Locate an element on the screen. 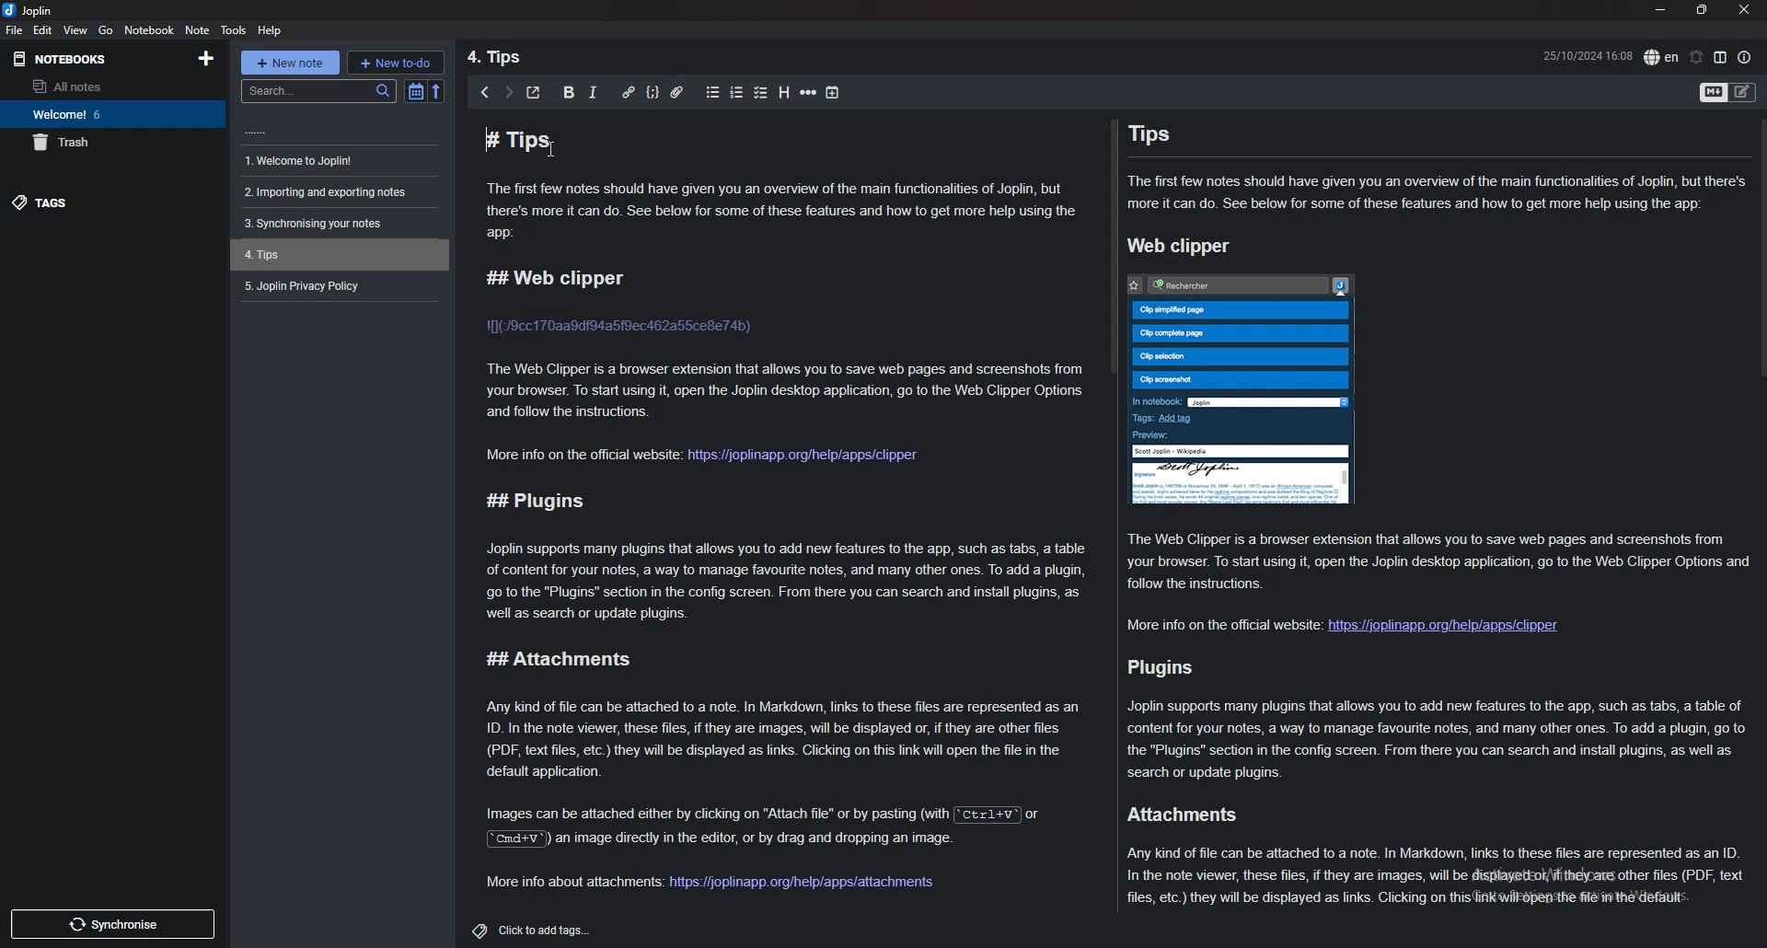 This screenshot has width=1767, height=948. Cursor is located at coordinates (554, 157).